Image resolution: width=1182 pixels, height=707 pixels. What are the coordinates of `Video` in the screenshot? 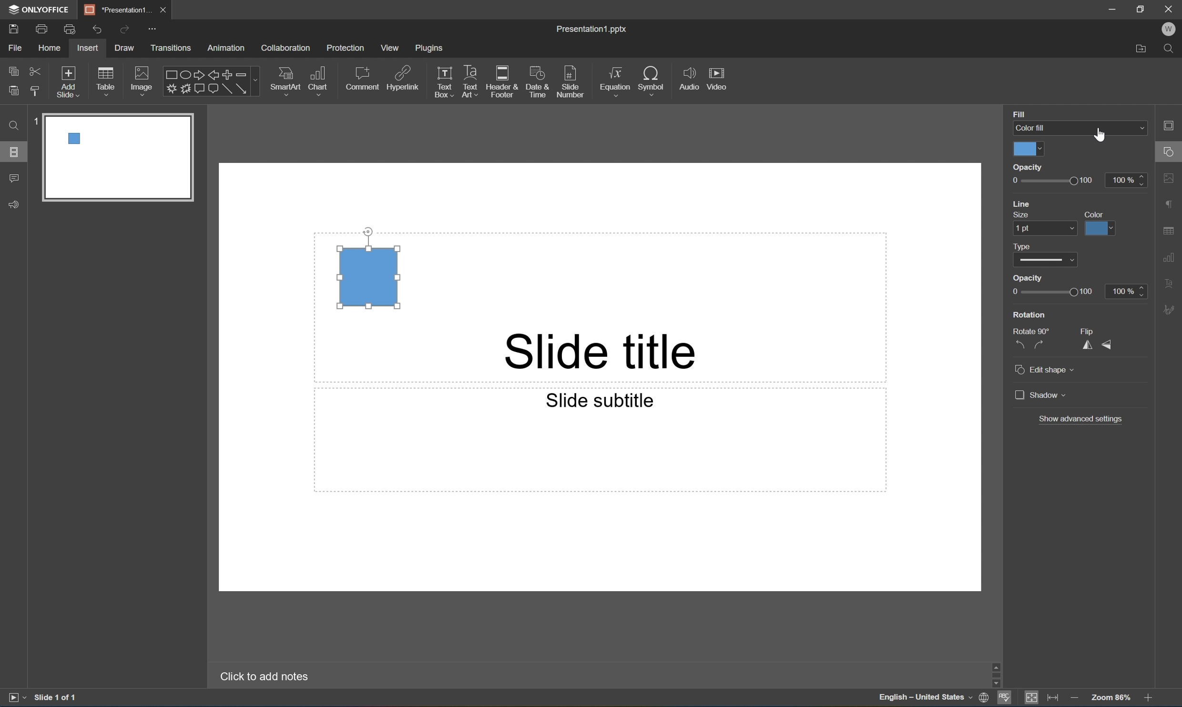 It's located at (716, 78).